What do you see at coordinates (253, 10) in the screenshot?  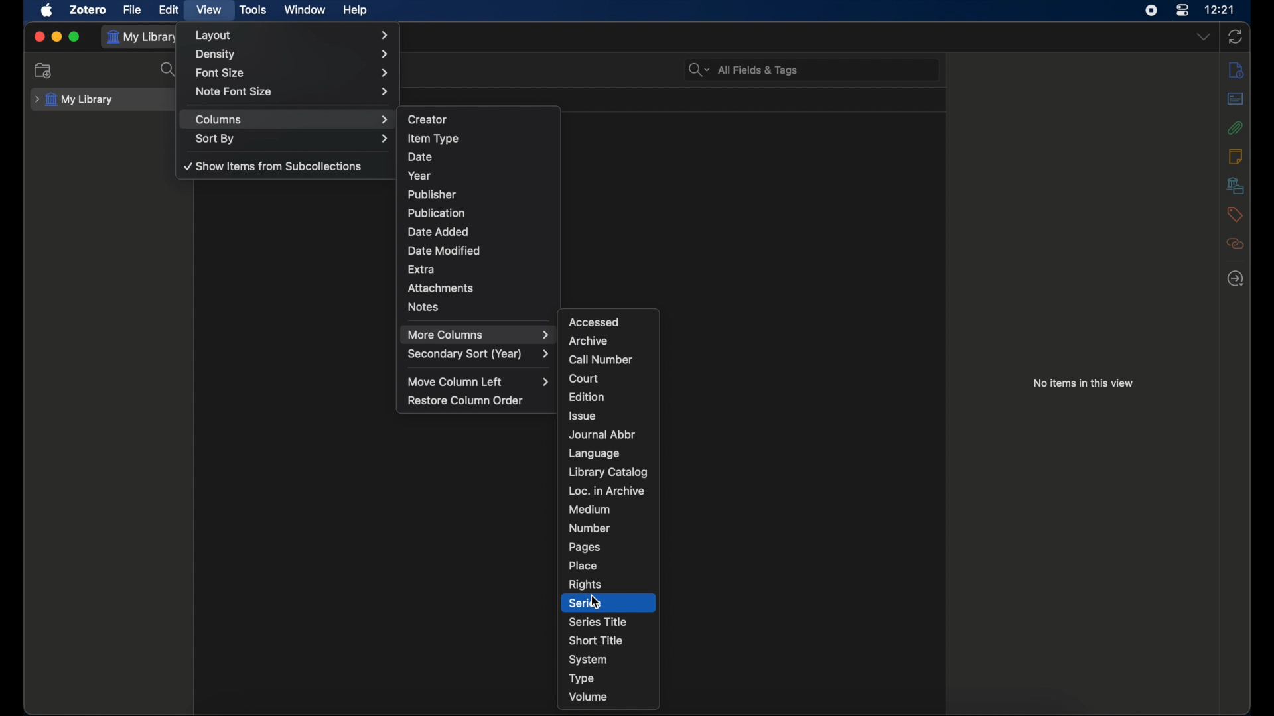 I see `tools` at bounding box center [253, 10].